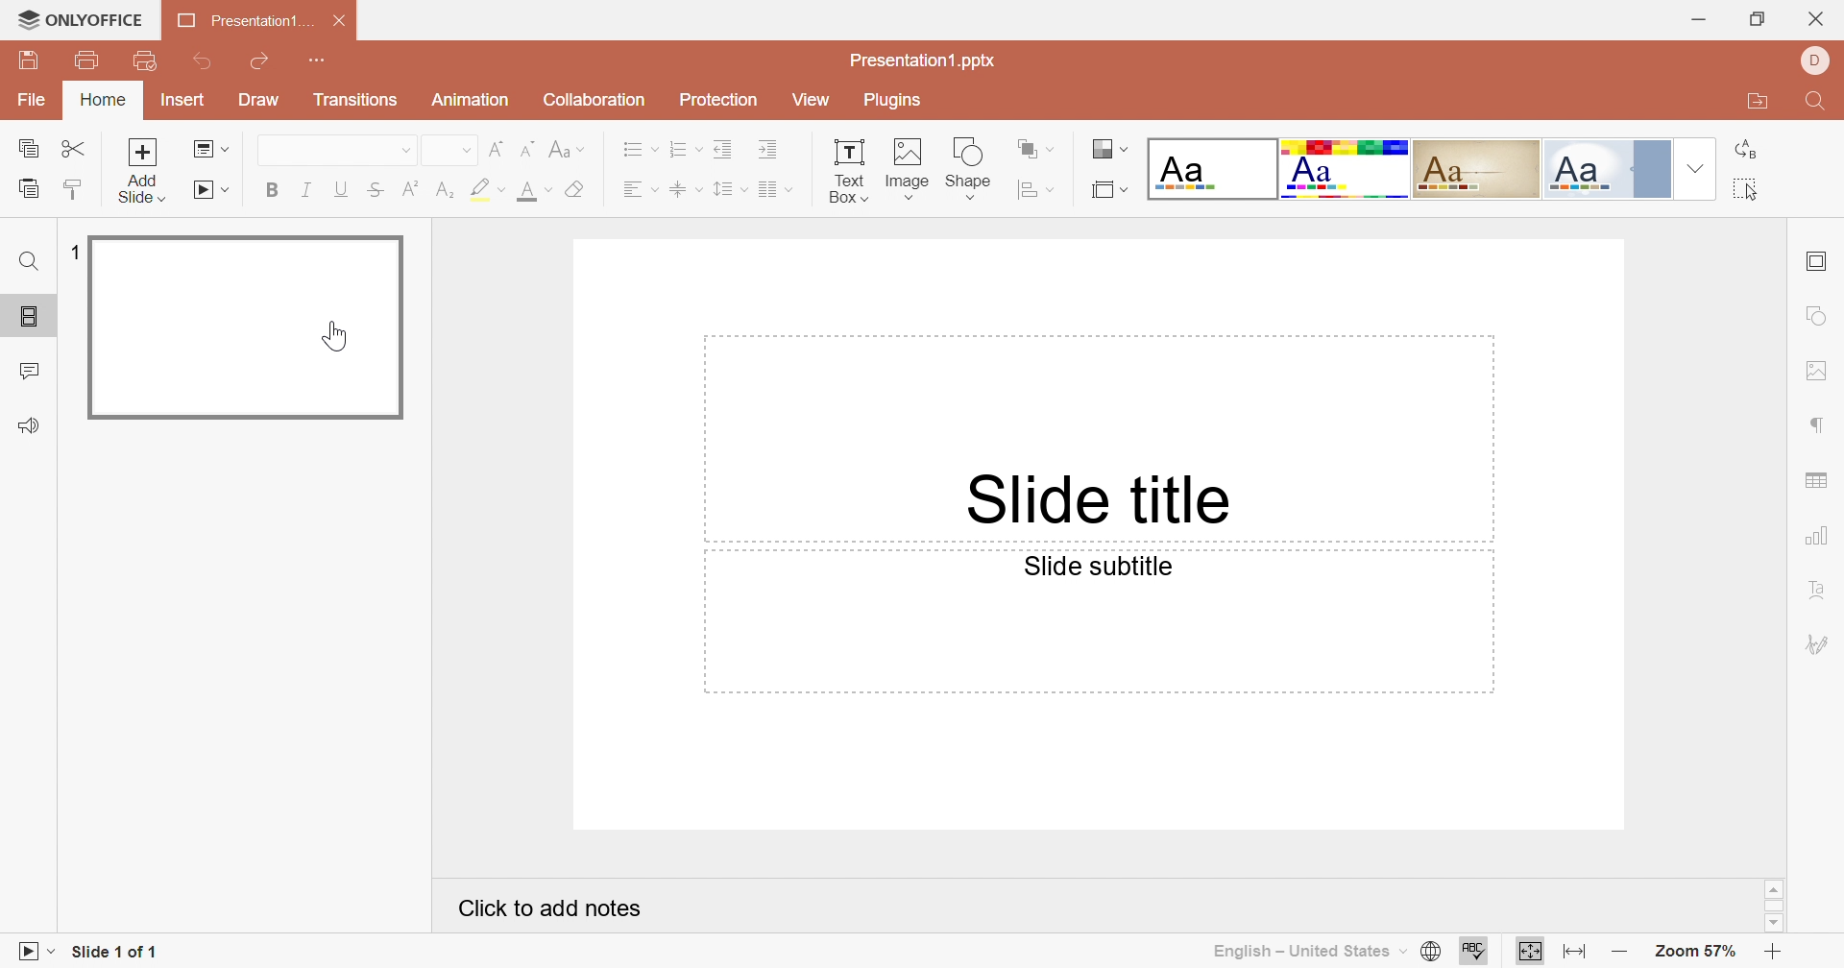  I want to click on Bullets, so click(631, 150).